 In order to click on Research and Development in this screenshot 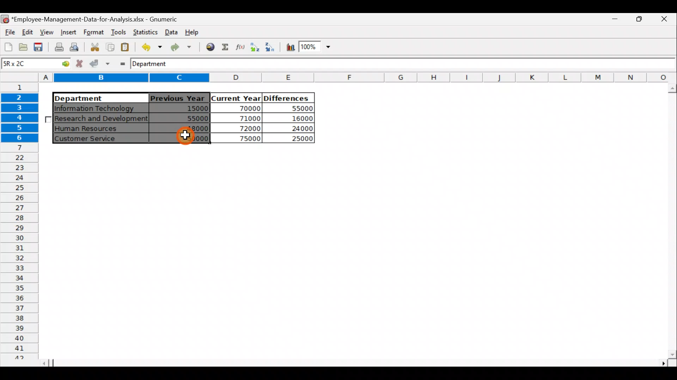, I will do `click(102, 119)`.